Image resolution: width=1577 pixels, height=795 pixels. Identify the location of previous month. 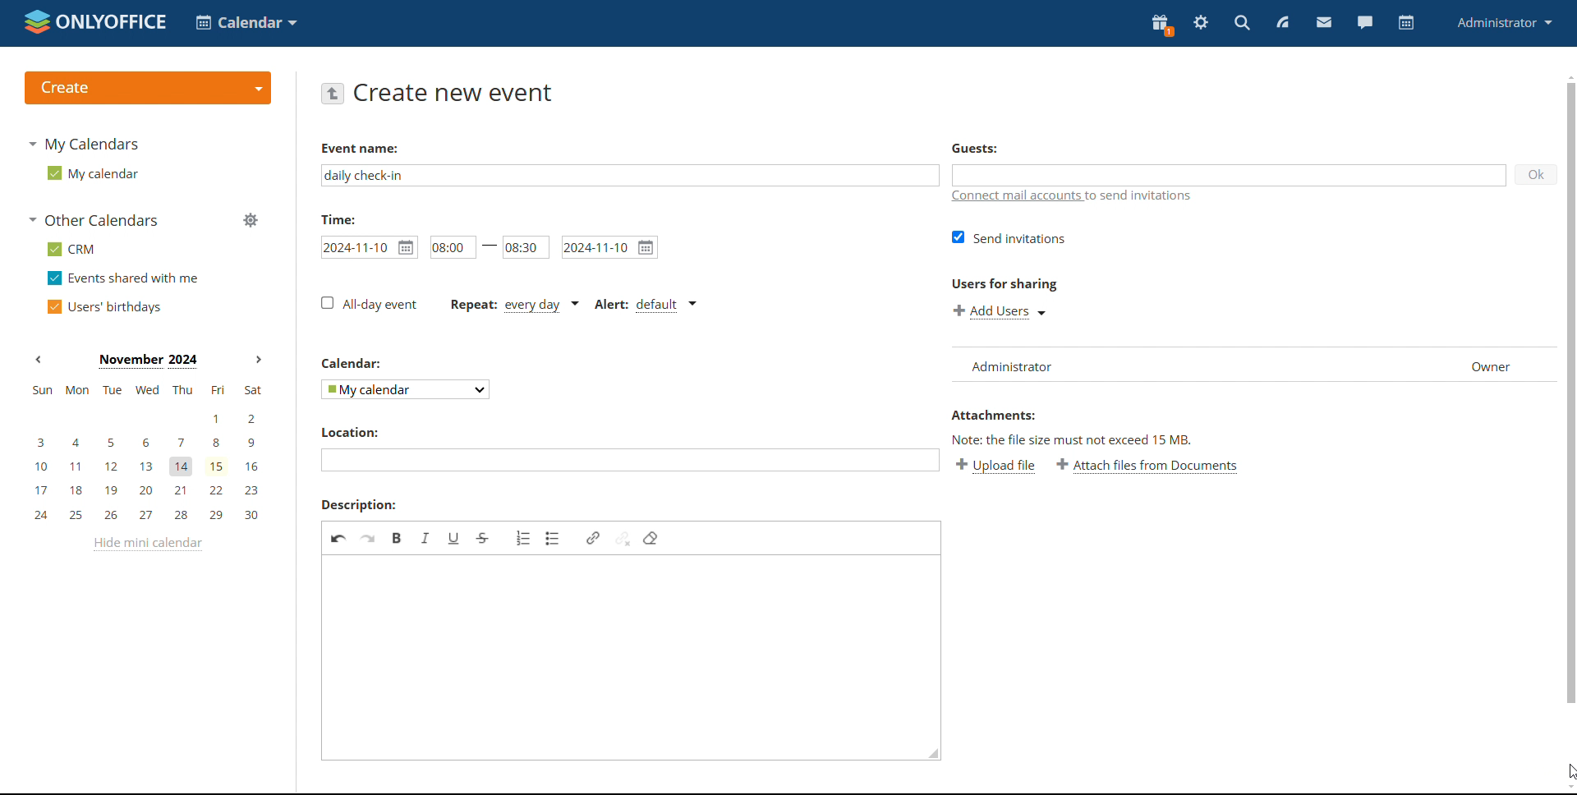
(38, 361).